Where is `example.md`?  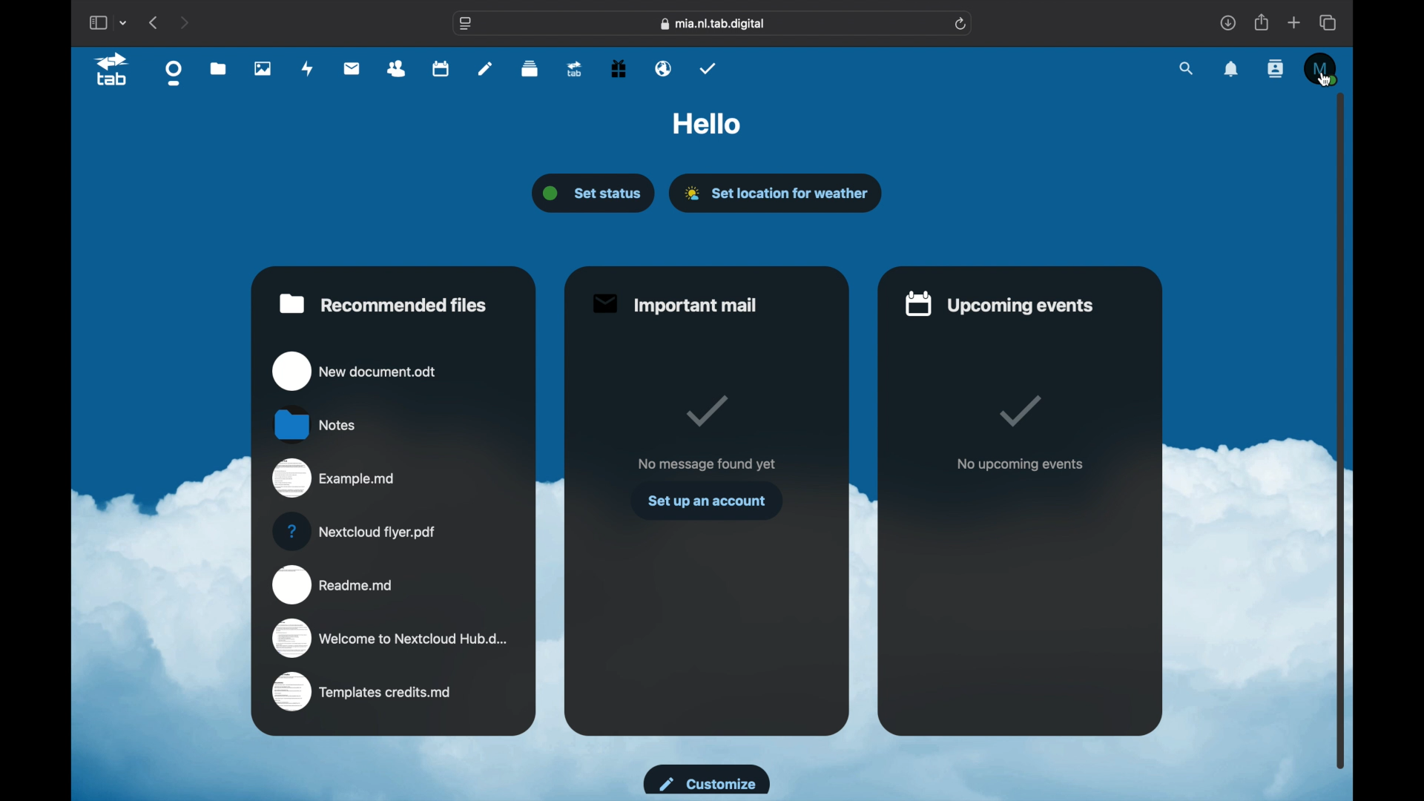
example.md is located at coordinates (335, 478).